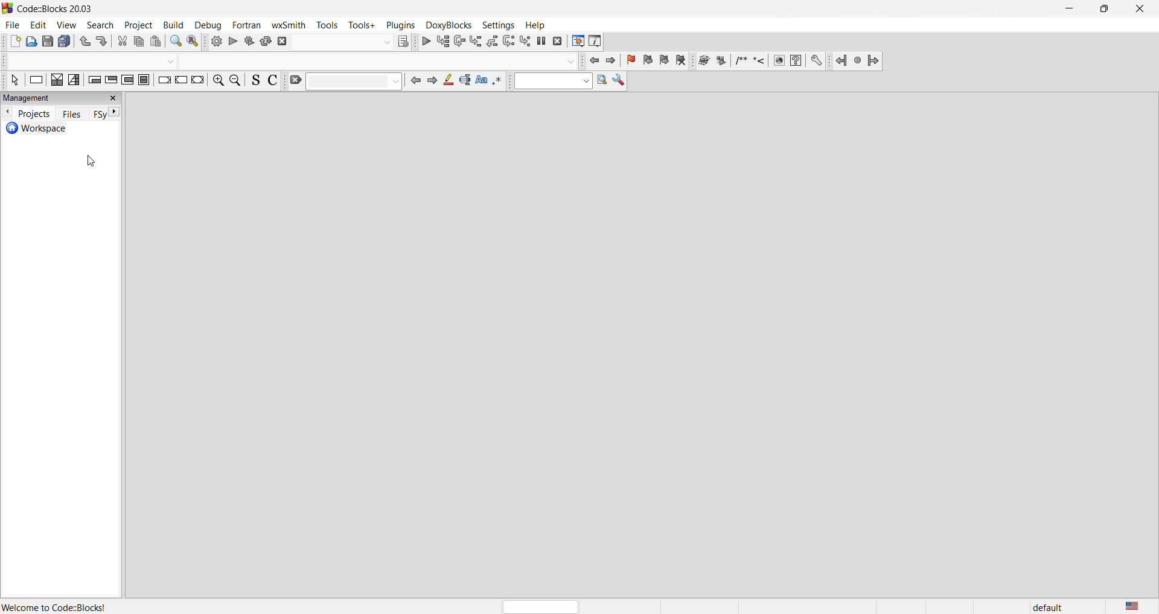 This screenshot has height=614, width=1159. I want to click on default, so click(1044, 606).